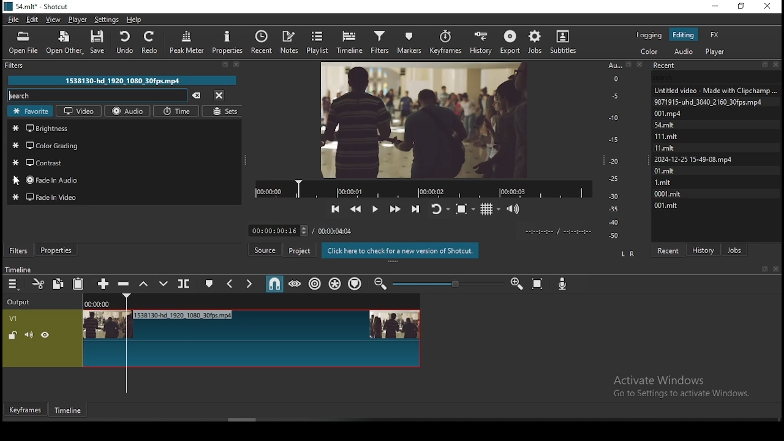  Describe the element at coordinates (413, 40) in the screenshot. I see `markers` at that location.